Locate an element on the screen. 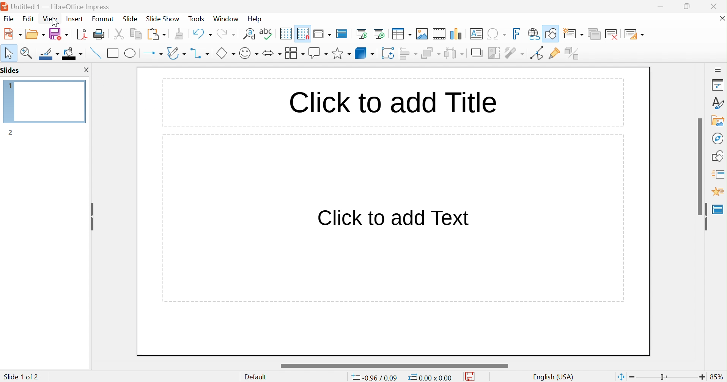 Image resolution: width=727 pixels, height=382 pixels. basic shapes is located at coordinates (225, 53).